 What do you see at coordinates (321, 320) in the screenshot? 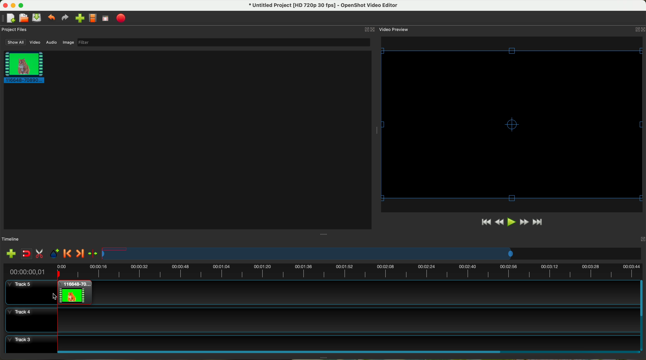
I see `track 4` at bounding box center [321, 320].